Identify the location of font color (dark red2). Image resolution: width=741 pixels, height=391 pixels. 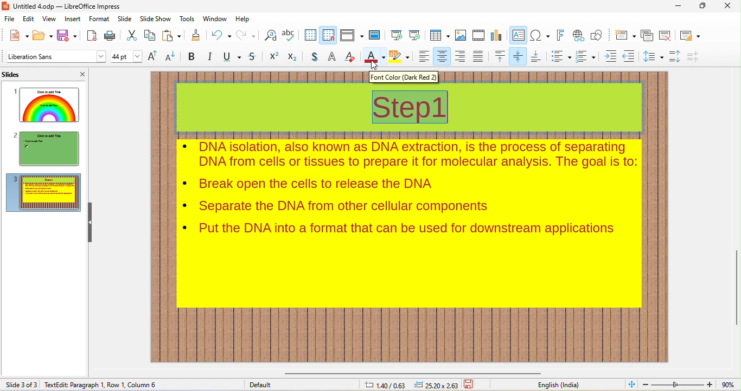
(406, 79).